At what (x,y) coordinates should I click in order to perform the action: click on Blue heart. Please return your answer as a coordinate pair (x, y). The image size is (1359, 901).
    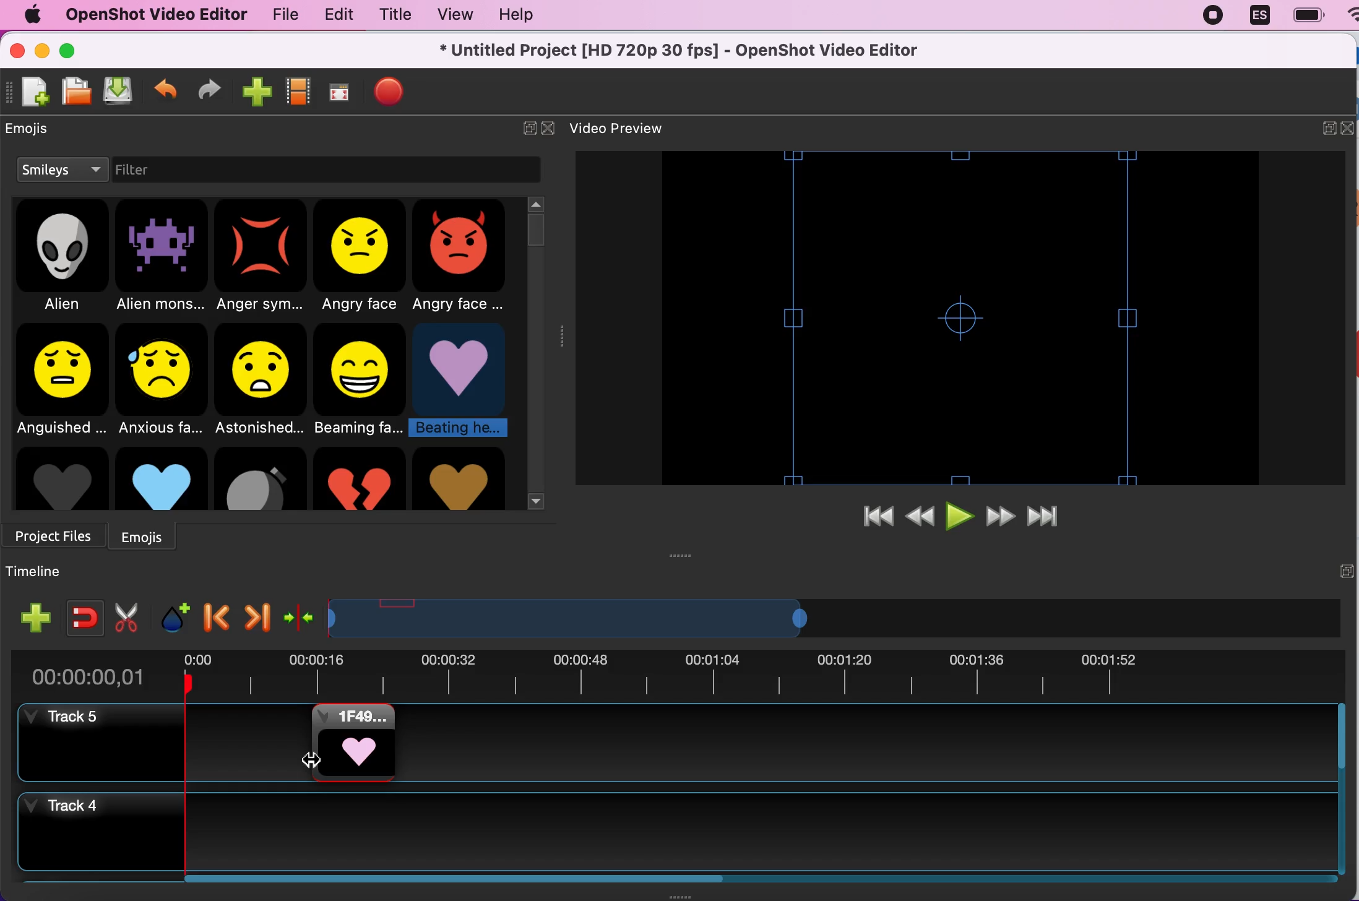
    Looking at the image, I should click on (161, 478).